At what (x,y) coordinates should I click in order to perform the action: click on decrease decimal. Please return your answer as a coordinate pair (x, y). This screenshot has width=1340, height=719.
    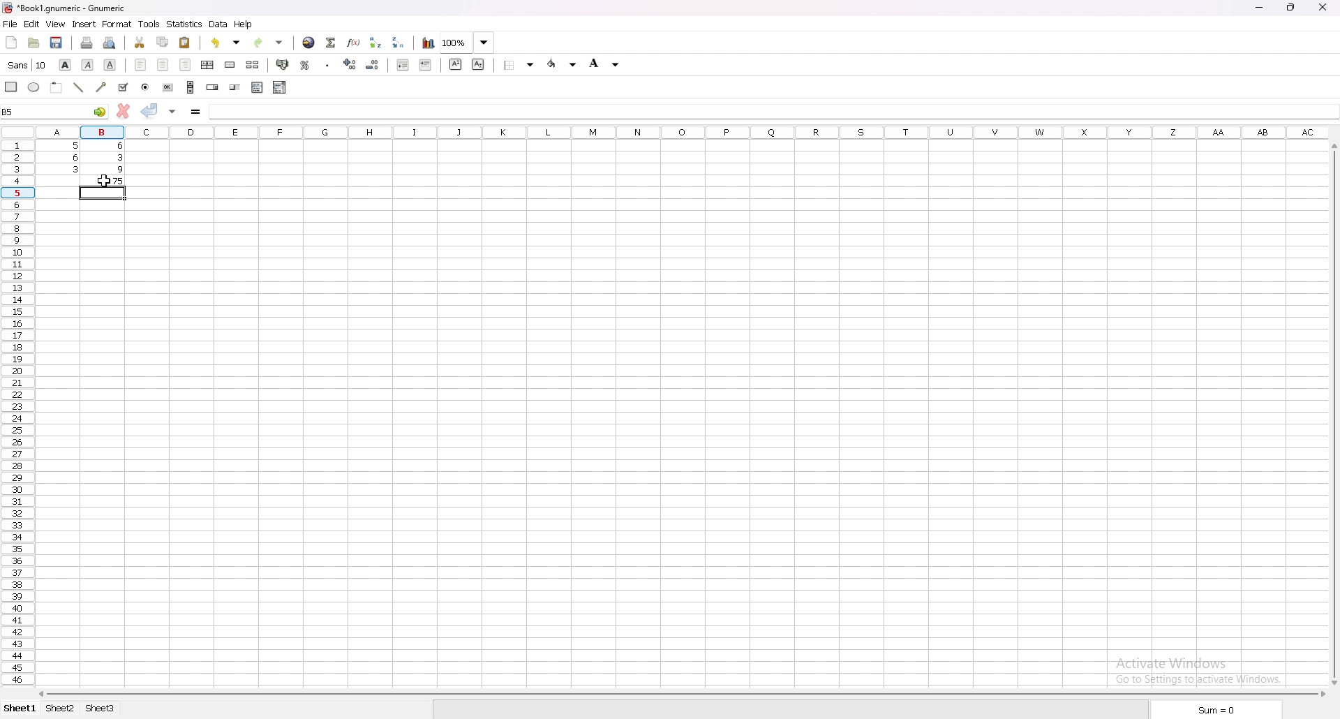
    Looking at the image, I should click on (373, 64).